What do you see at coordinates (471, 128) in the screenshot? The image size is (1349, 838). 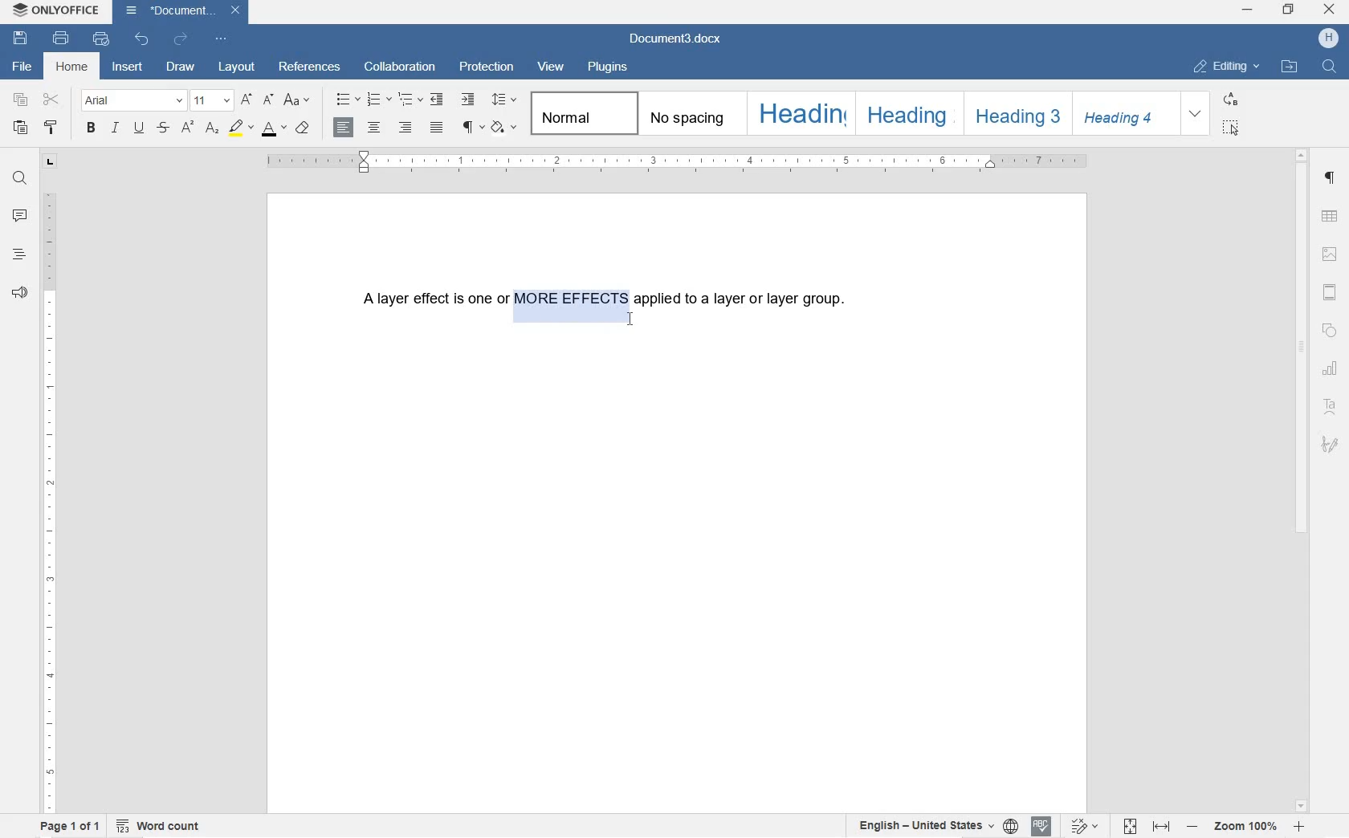 I see `NONPRINTING CHARACTERS` at bounding box center [471, 128].